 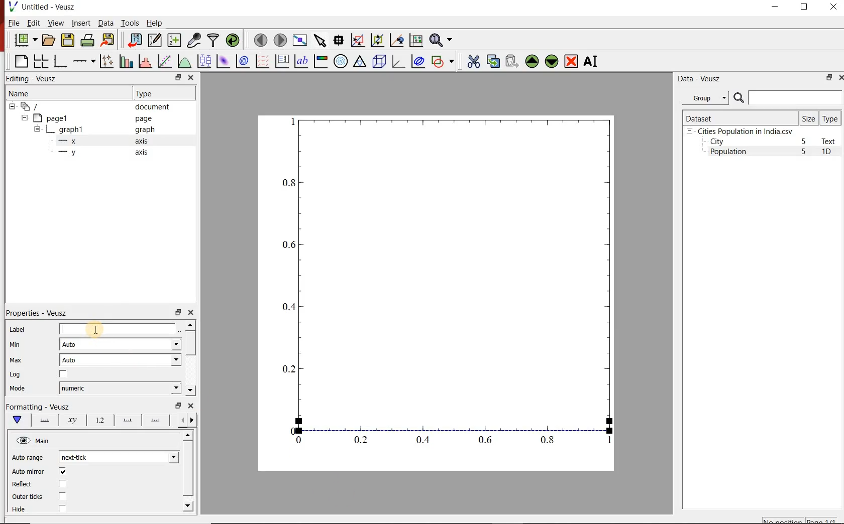 I want to click on graph1, so click(x=96, y=129).